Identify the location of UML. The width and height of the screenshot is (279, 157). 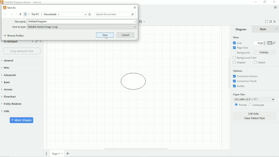
(6, 111).